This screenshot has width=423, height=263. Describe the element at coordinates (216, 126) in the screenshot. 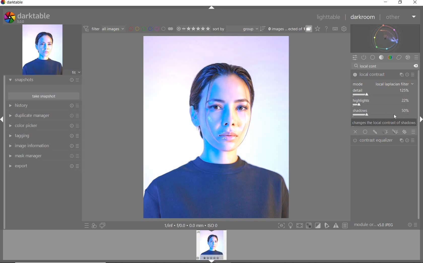

I see `SELECTED IMAGE` at that location.